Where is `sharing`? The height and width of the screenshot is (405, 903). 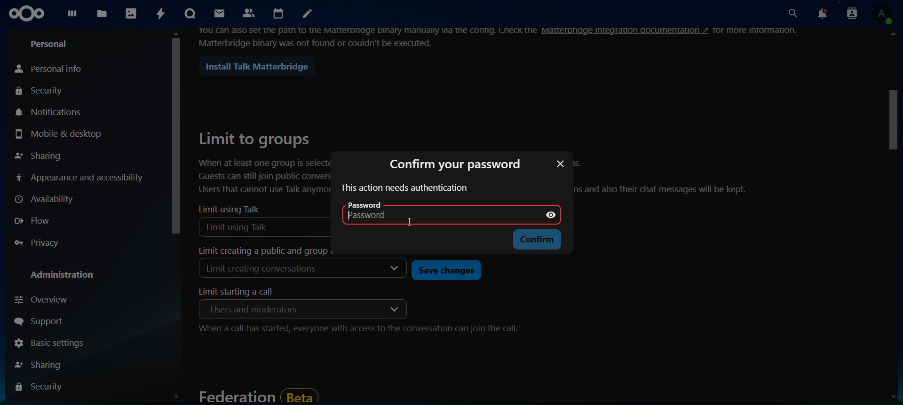 sharing is located at coordinates (43, 365).